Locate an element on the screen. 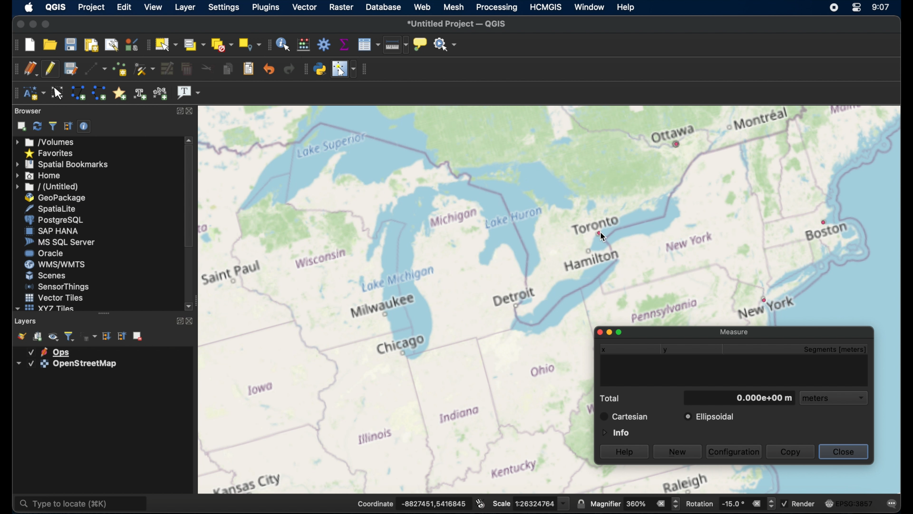 The image size is (913, 514). coordinate is located at coordinates (411, 503).